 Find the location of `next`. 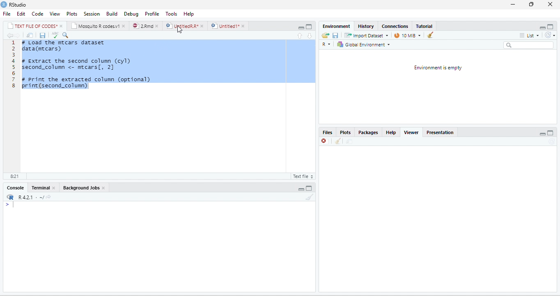

next is located at coordinates (19, 36).